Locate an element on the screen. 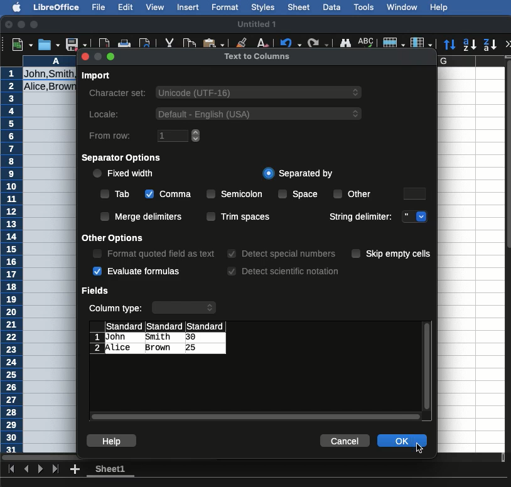 Image resolution: width=511 pixels, height=487 pixels. minimize is located at coordinates (97, 56).